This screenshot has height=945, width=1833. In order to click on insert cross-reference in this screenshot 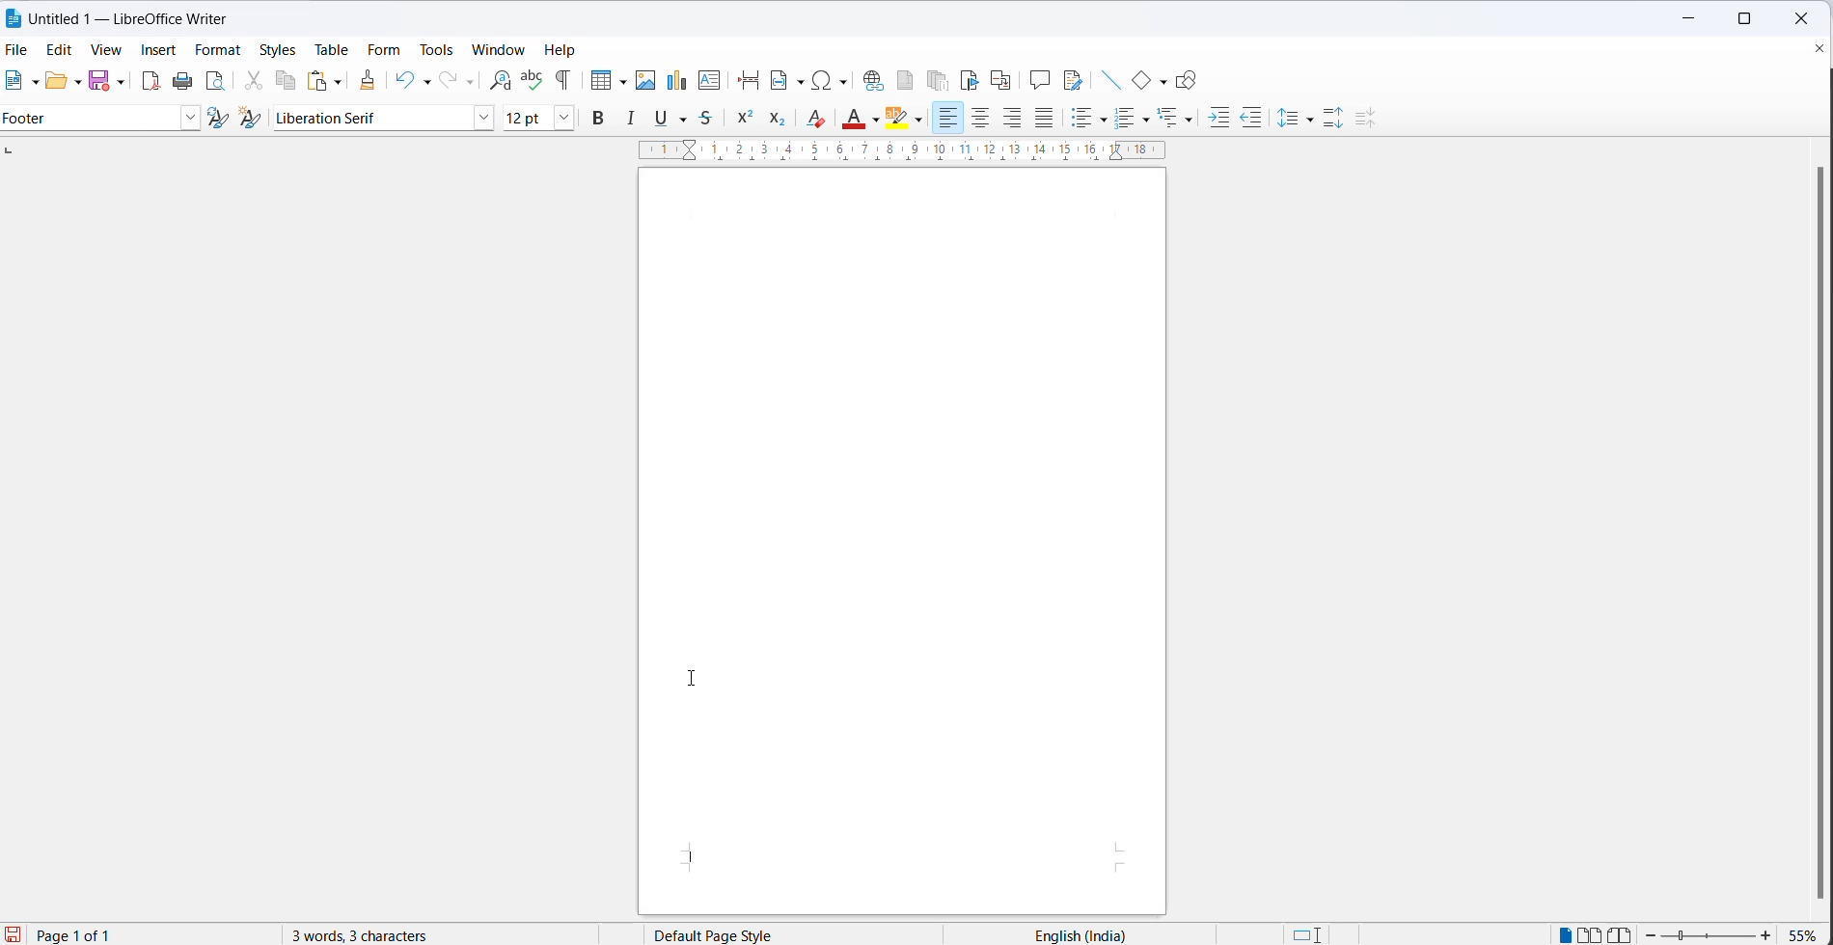, I will do `click(1002, 82)`.